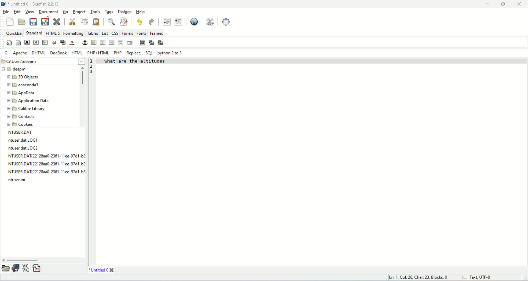  Describe the element at coordinates (81, 96) in the screenshot. I see `vertical scroll bar` at that location.